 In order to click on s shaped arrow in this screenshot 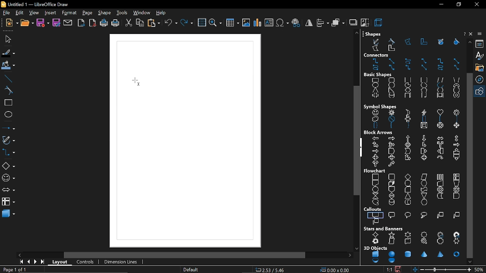, I will do `click(392, 165)`.